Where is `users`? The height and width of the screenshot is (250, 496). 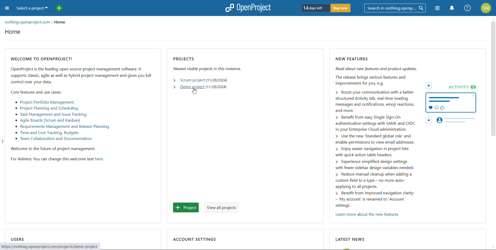
users is located at coordinates (18, 239).